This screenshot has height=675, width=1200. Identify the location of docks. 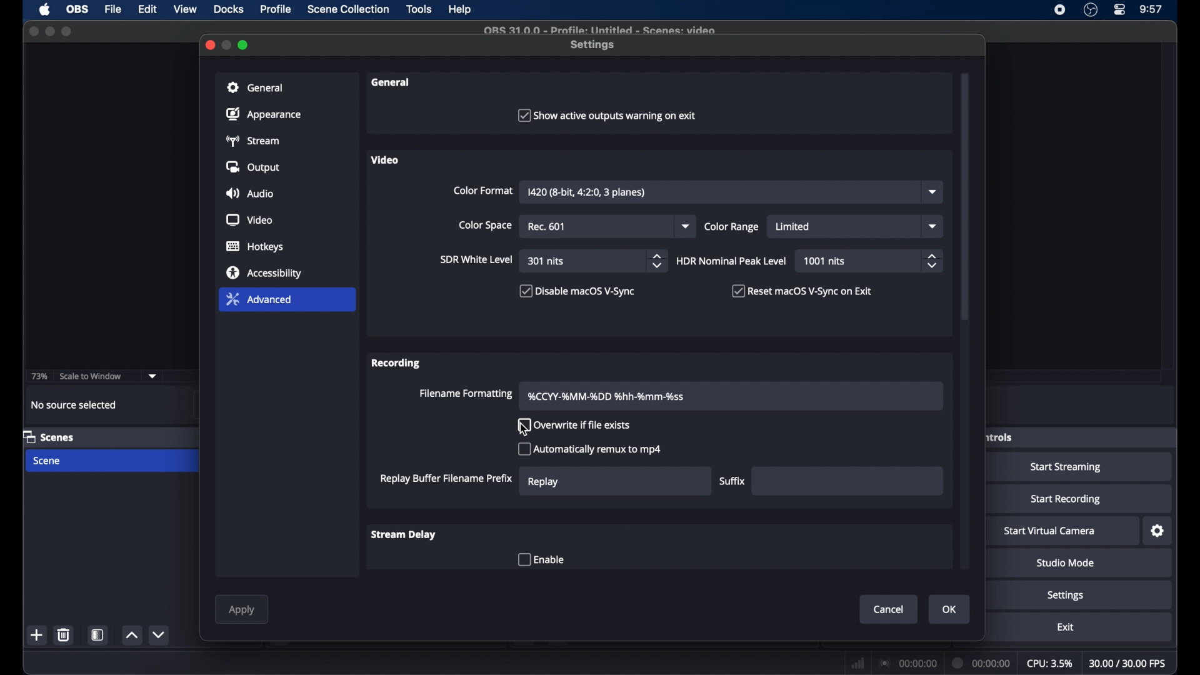
(229, 9).